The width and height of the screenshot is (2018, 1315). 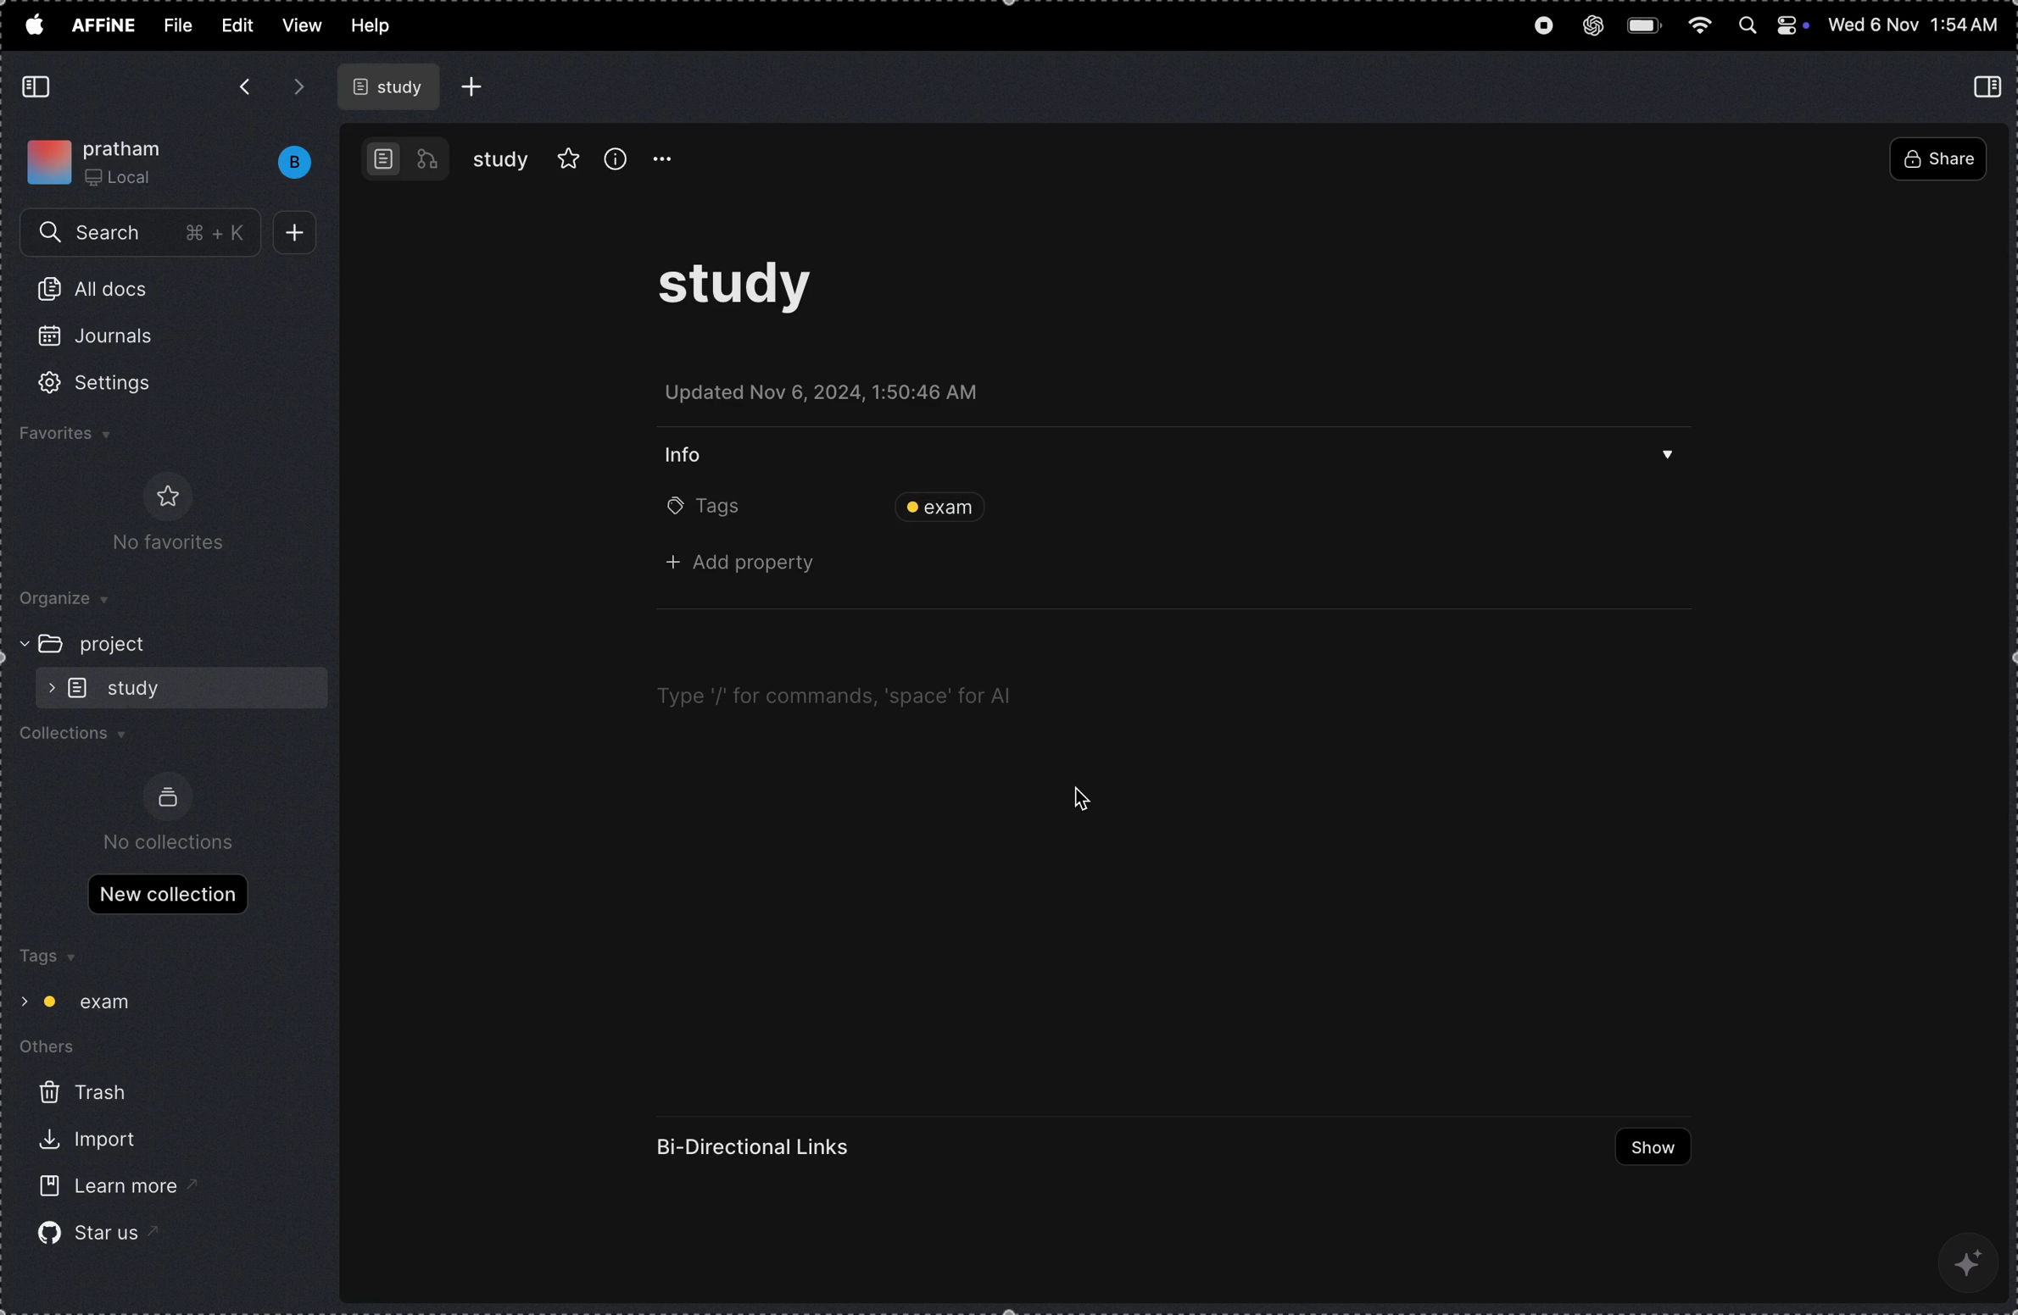 I want to click on add file, so click(x=473, y=86).